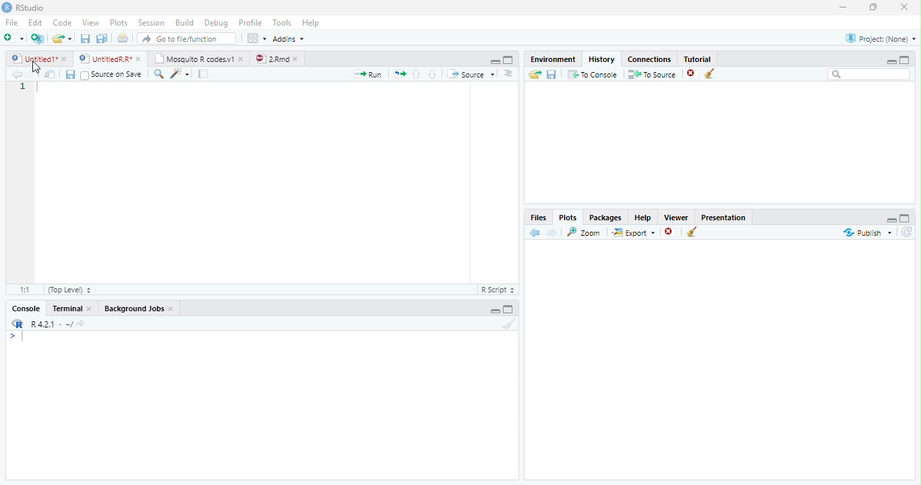  What do you see at coordinates (119, 22) in the screenshot?
I see `Plots` at bounding box center [119, 22].